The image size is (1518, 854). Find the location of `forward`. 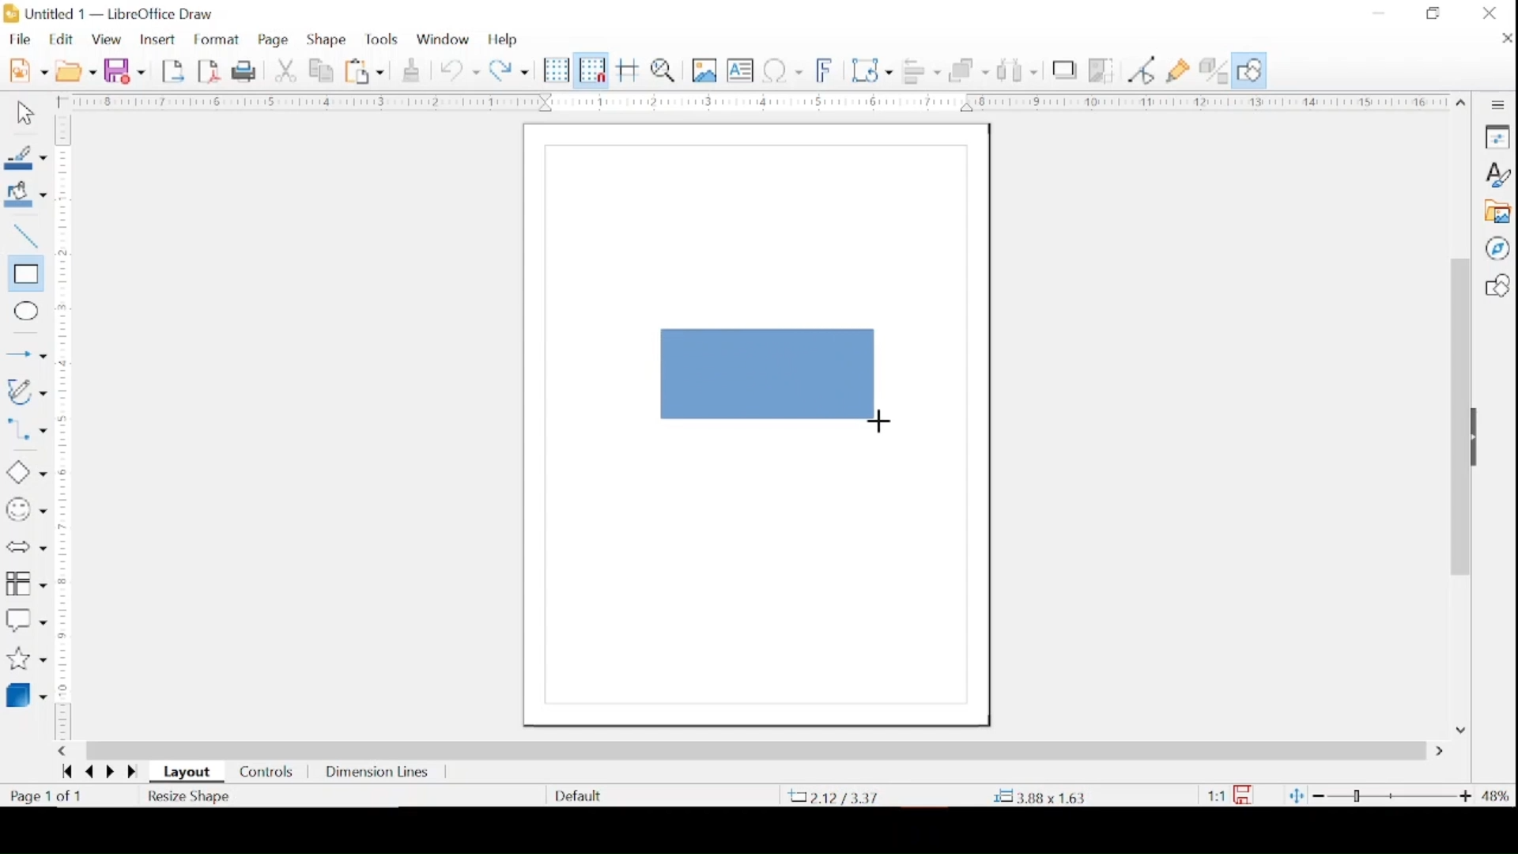

forward is located at coordinates (134, 773).